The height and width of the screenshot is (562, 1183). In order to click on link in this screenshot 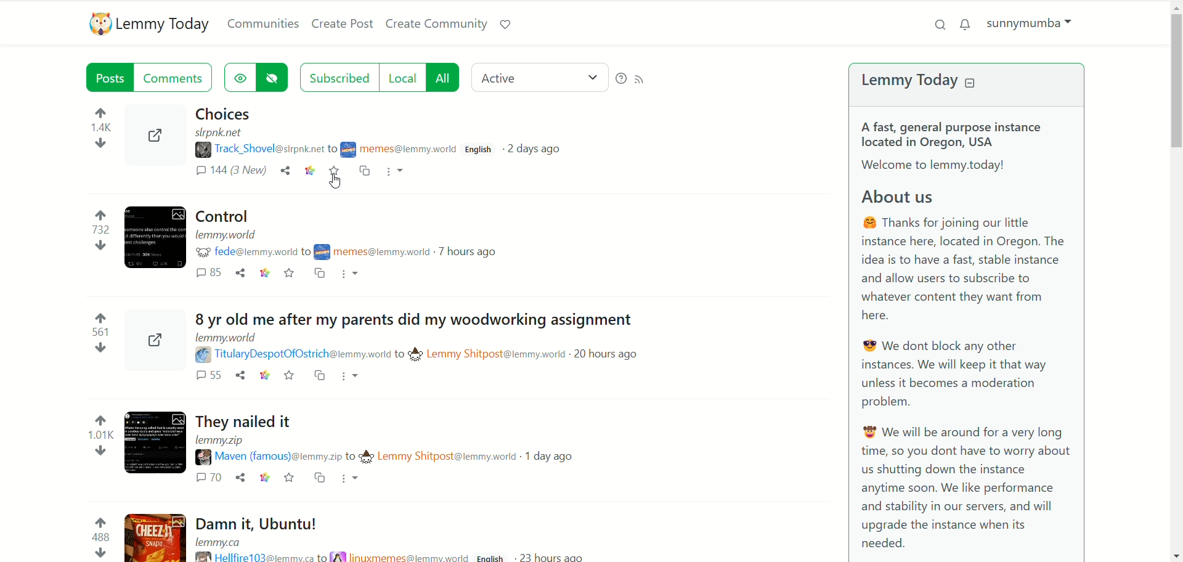, I will do `click(262, 479)`.